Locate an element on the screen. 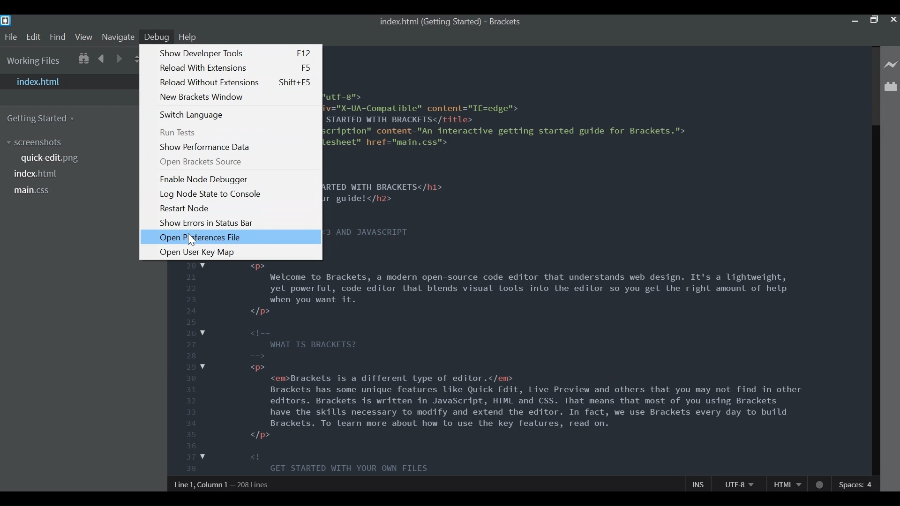 The width and height of the screenshot is (900, 506). Show Errors in Status Bar is located at coordinates (208, 223).